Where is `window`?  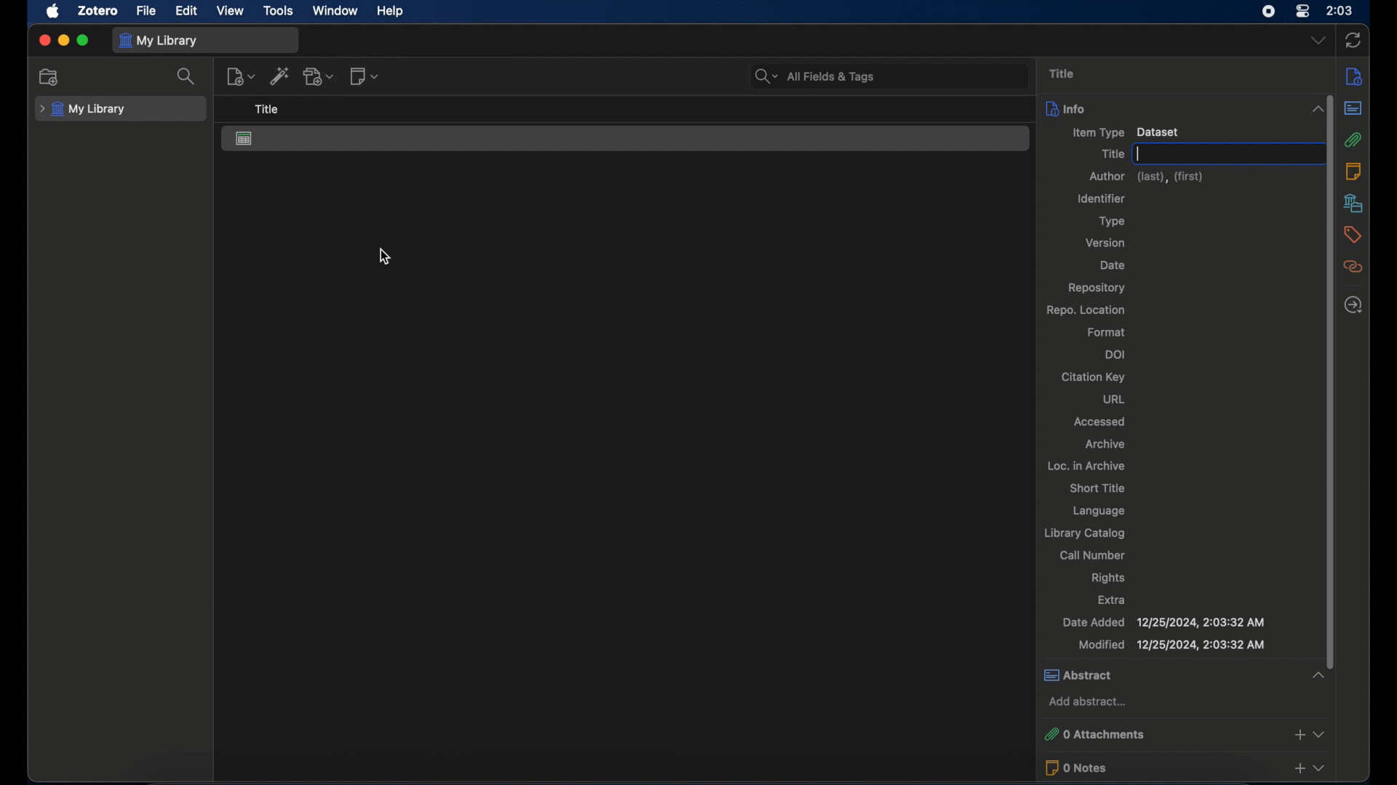
window is located at coordinates (335, 11).